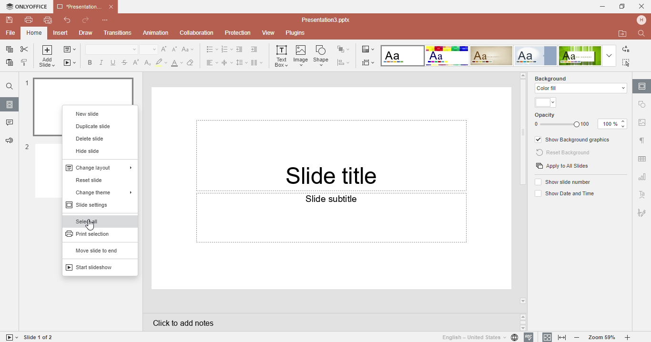 The height and width of the screenshot is (342, 651). Describe the element at coordinates (367, 49) in the screenshot. I see `Change color theme` at that location.